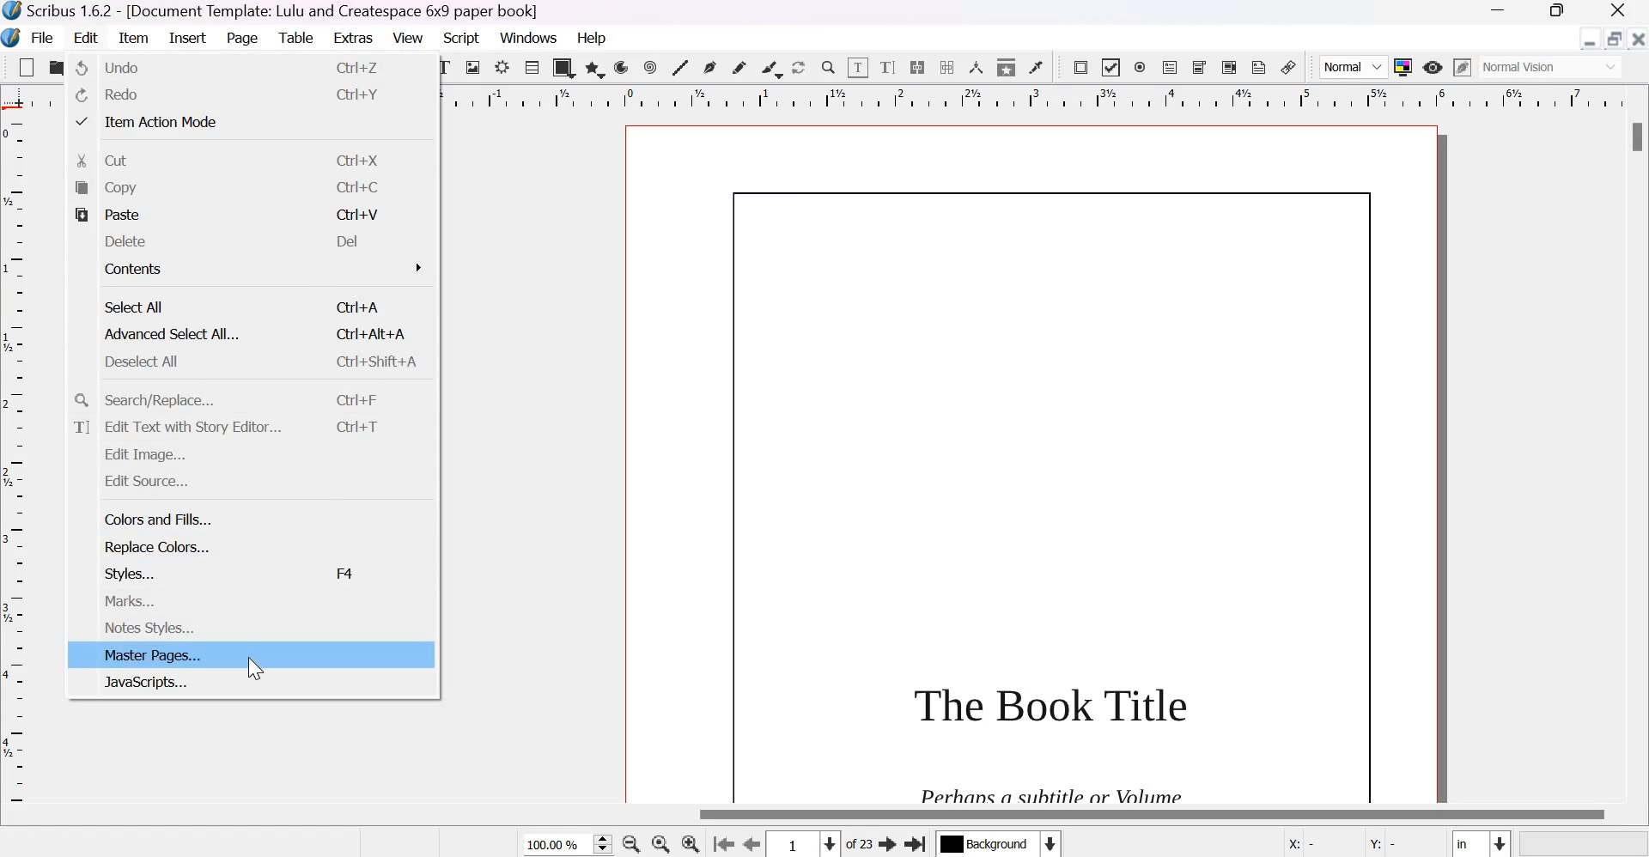 This screenshot has height=857, width=1649. Describe the element at coordinates (1639, 136) in the screenshot. I see `Scrollbar` at that location.